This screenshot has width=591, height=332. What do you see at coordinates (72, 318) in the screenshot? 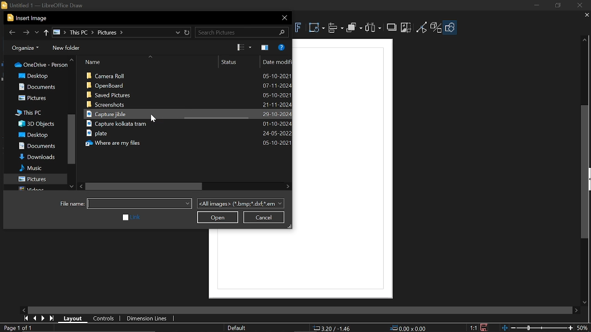
I see `Layout` at bounding box center [72, 318].